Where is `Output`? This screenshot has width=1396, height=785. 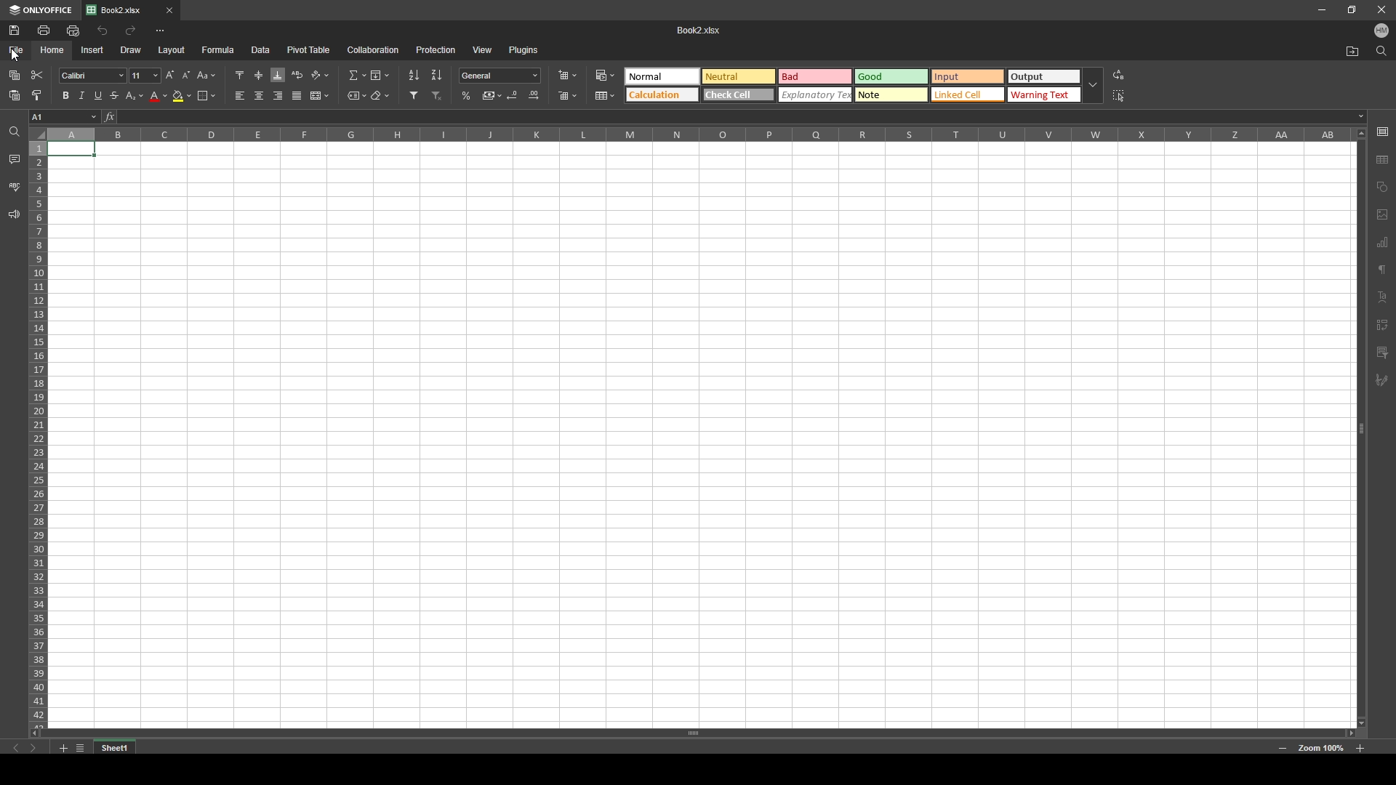
Output is located at coordinates (1043, 76).